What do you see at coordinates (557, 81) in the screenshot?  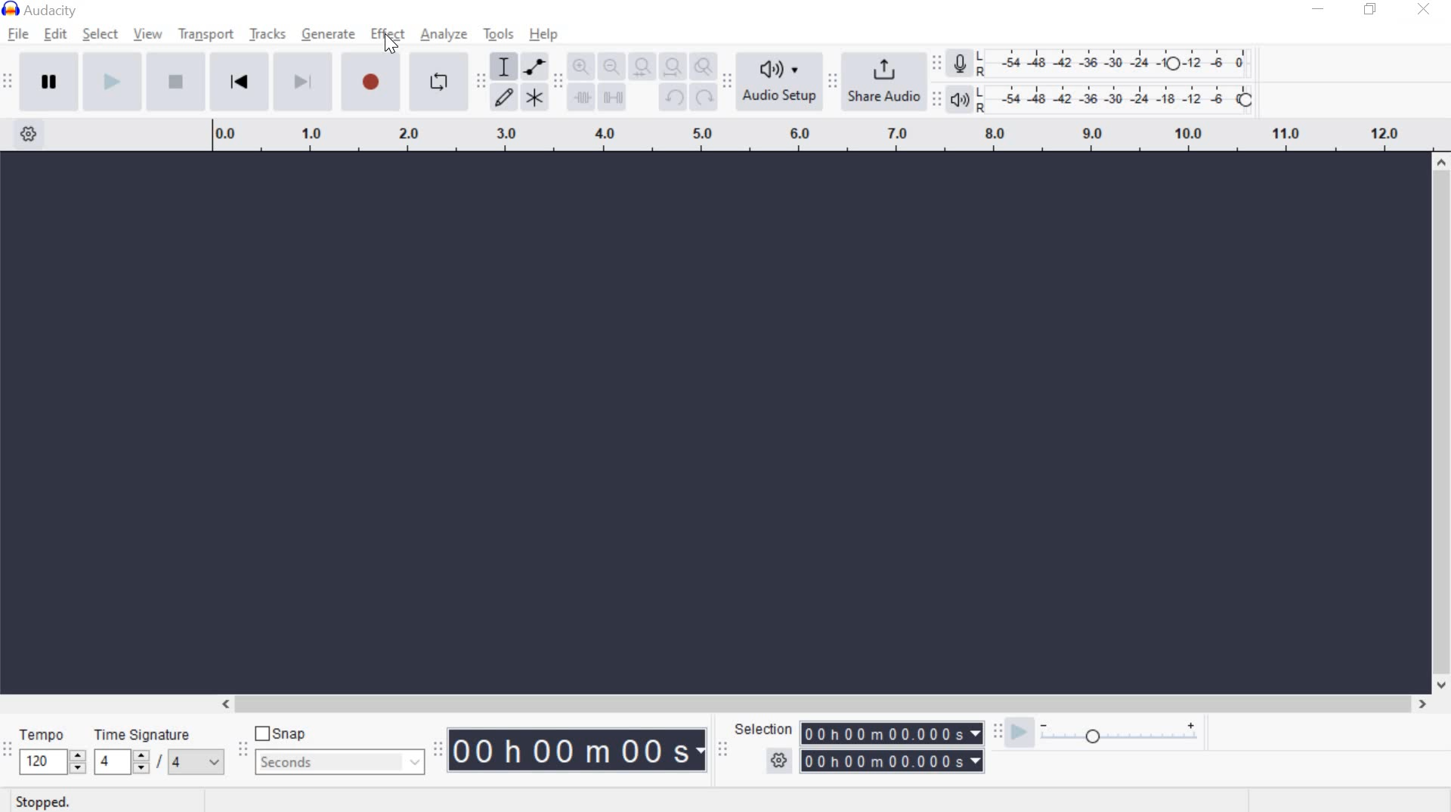 I see `Edit Toolbar` at bounding box center [557, 81].